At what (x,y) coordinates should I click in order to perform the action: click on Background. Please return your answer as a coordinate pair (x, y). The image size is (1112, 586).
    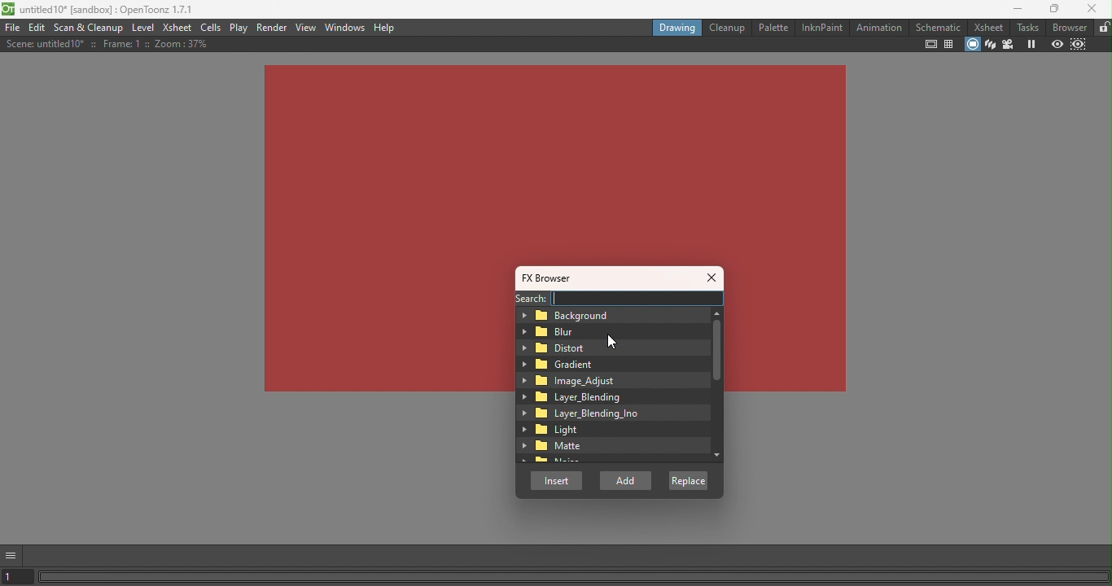
    Looking at the image, I should click on (576, 315).